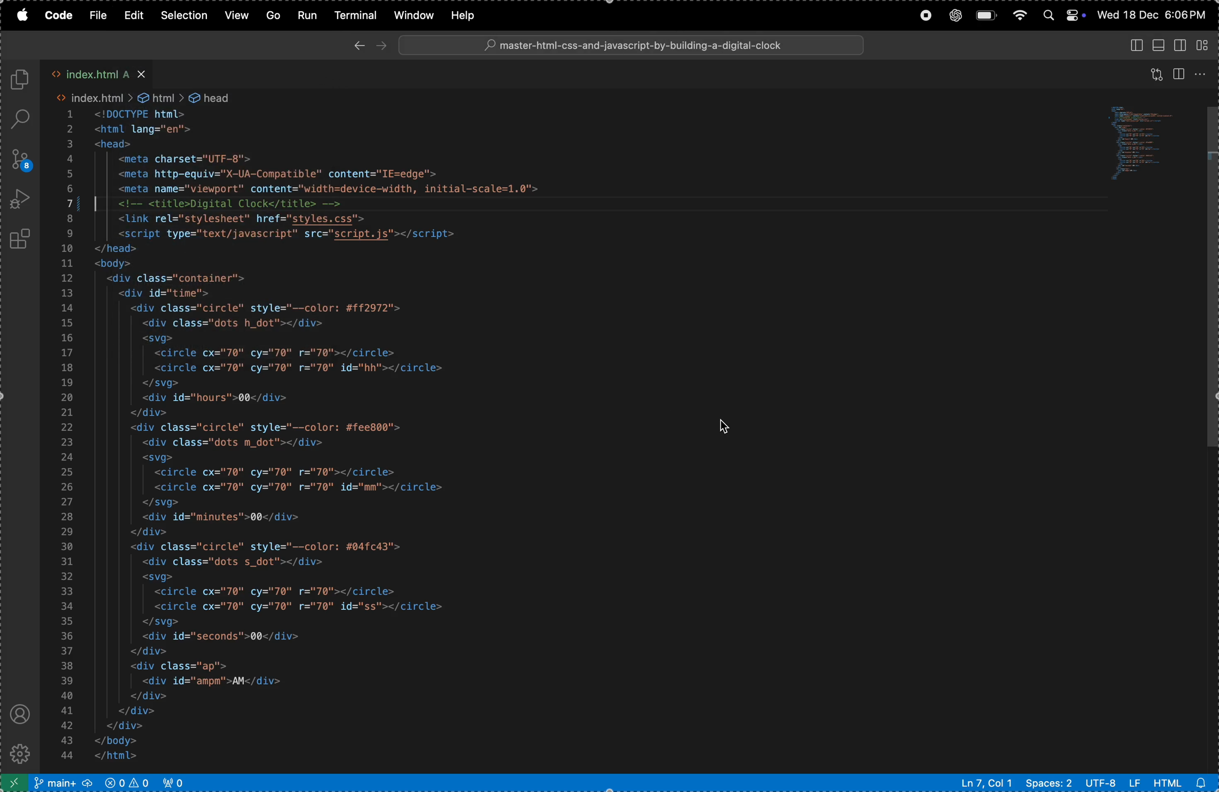 The width and height of the screenshot is (1219, 792). Describe the element at coordinates (1136, 46) in the screenshot. I see `right grid view` at that location.